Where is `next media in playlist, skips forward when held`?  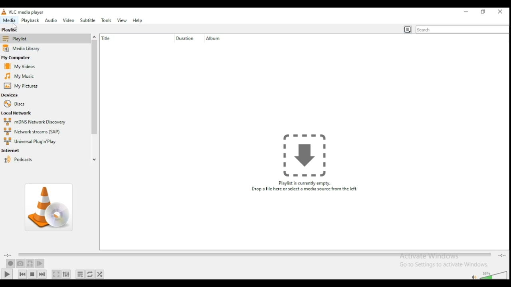
next media in playlist, skips forward when held is located at coordinates (44, 274).